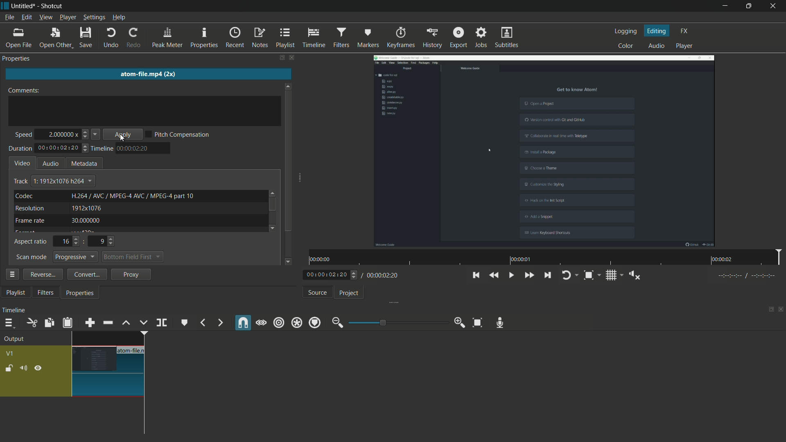  Describe the element at coordinates (234, 38) in the screenshot. I see `recent` at that location.